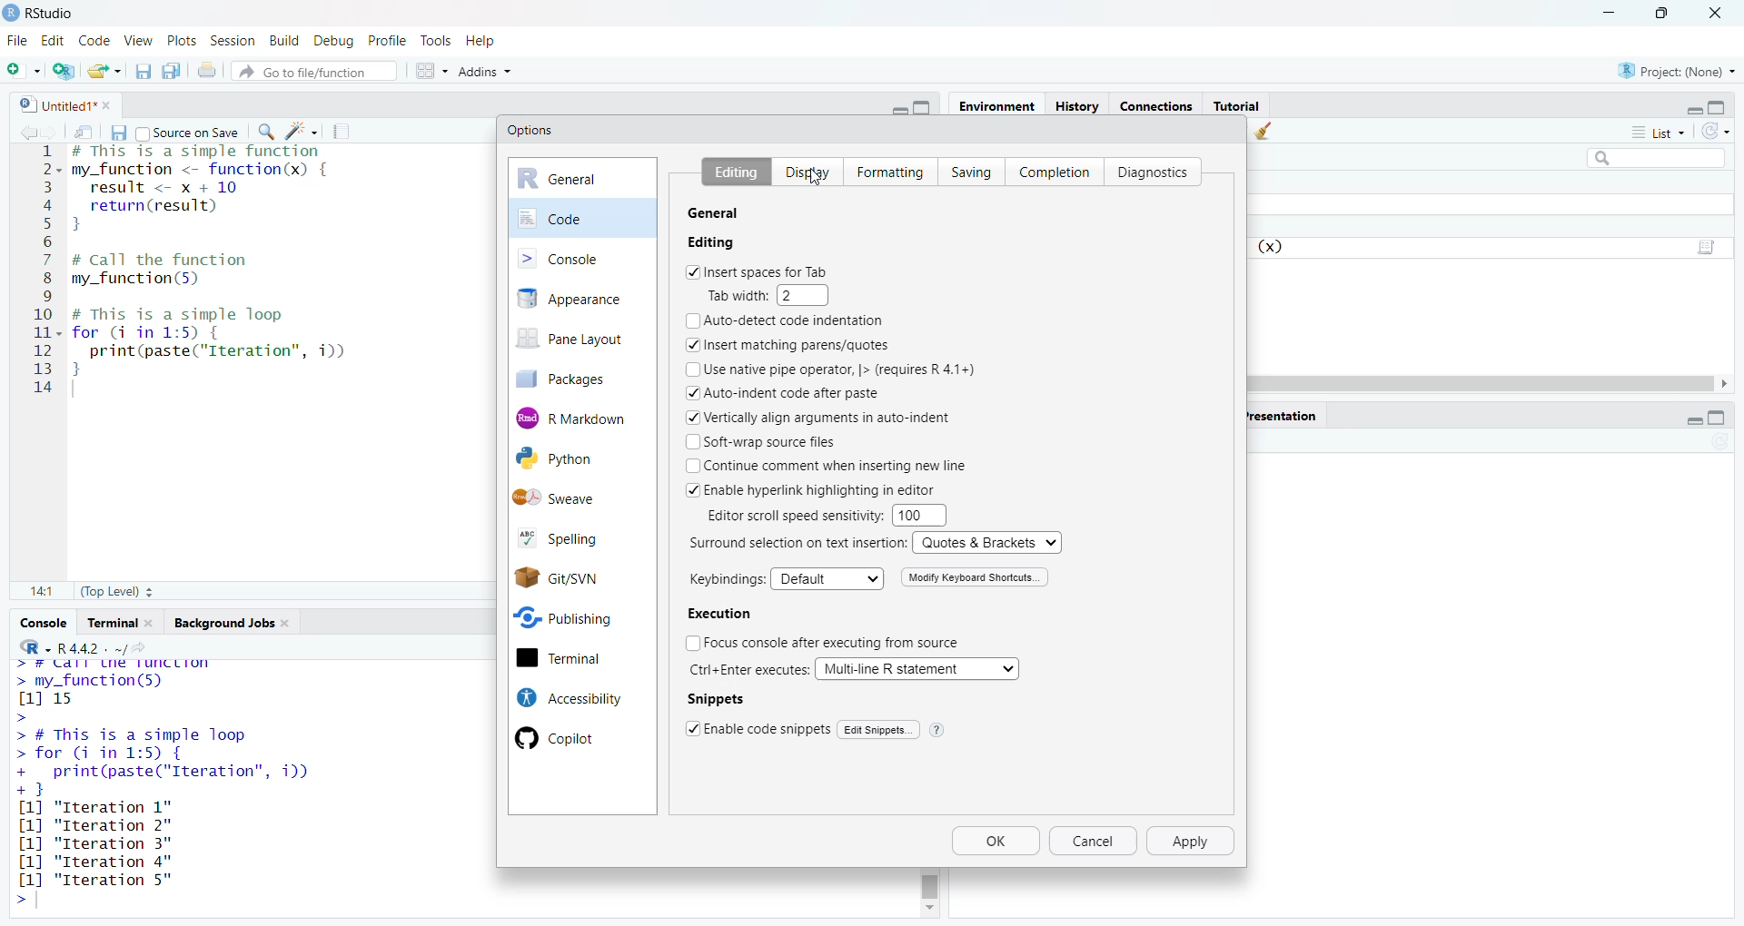 The width and height of the screenshot is (1744, 926). Describe the element at coordinates (17, 40) in the screenshot. I see `File` at that location.